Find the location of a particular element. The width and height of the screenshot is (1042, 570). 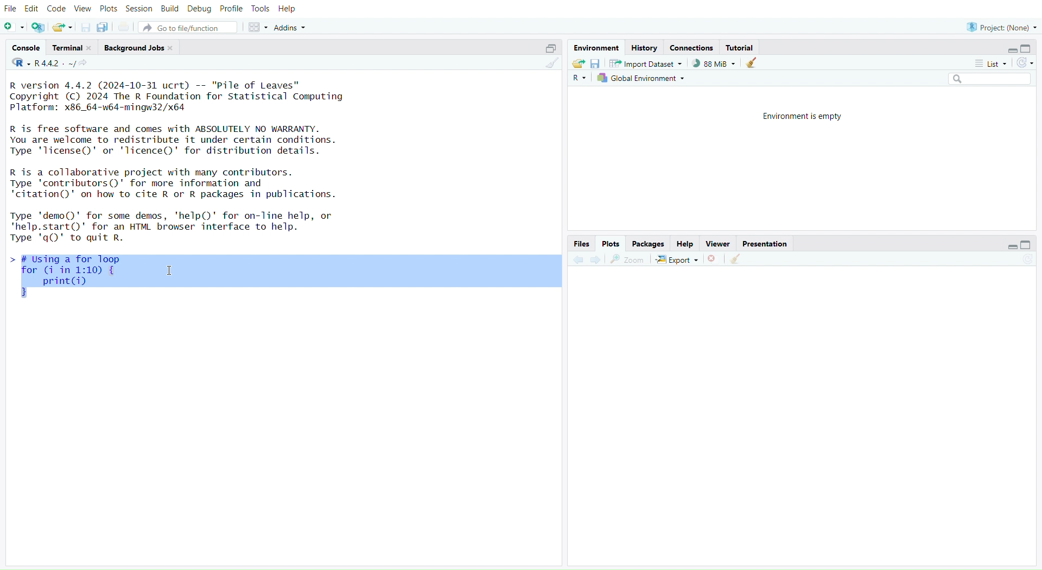

global environment is located at coordinates (643, 79).